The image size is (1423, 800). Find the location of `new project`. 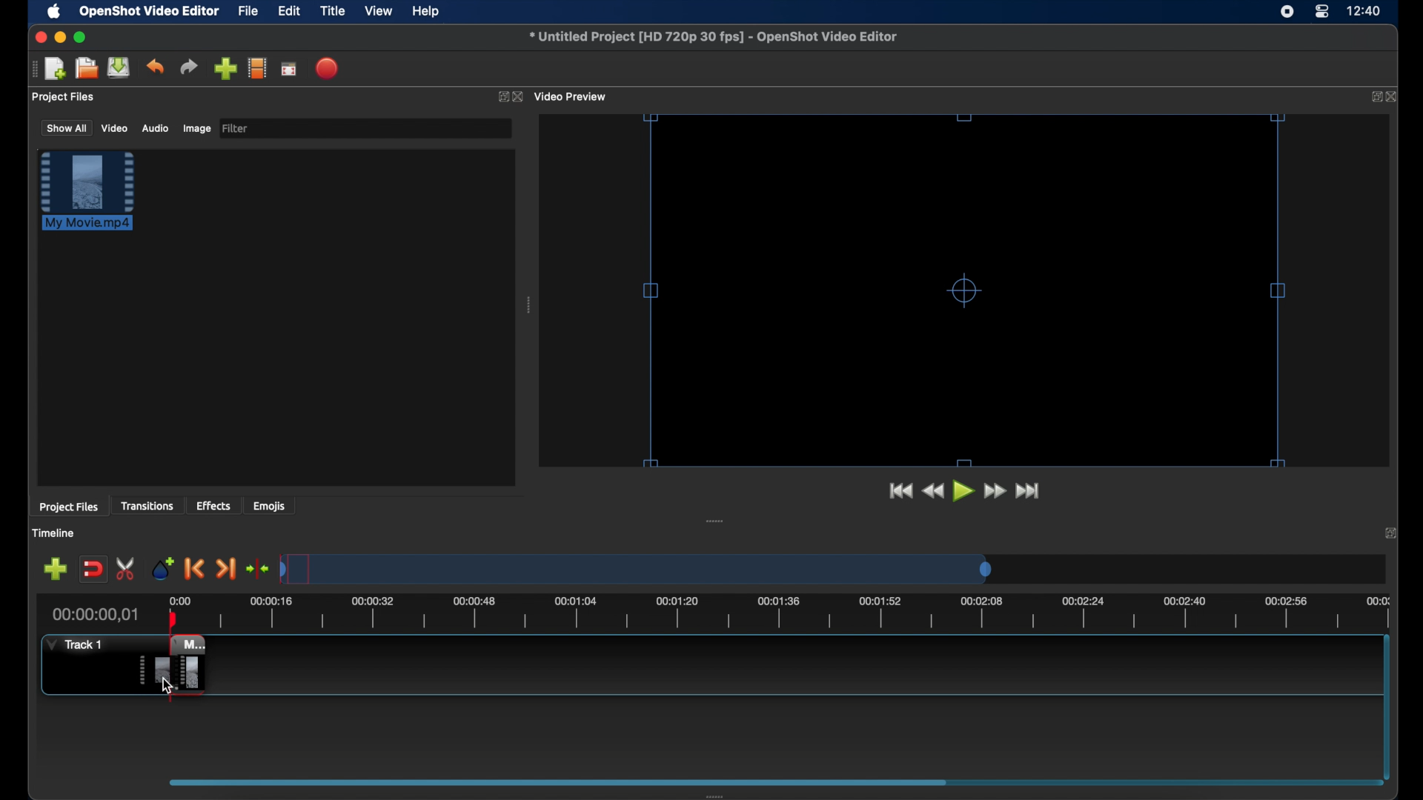

new project is located at coordinates (56, 69).